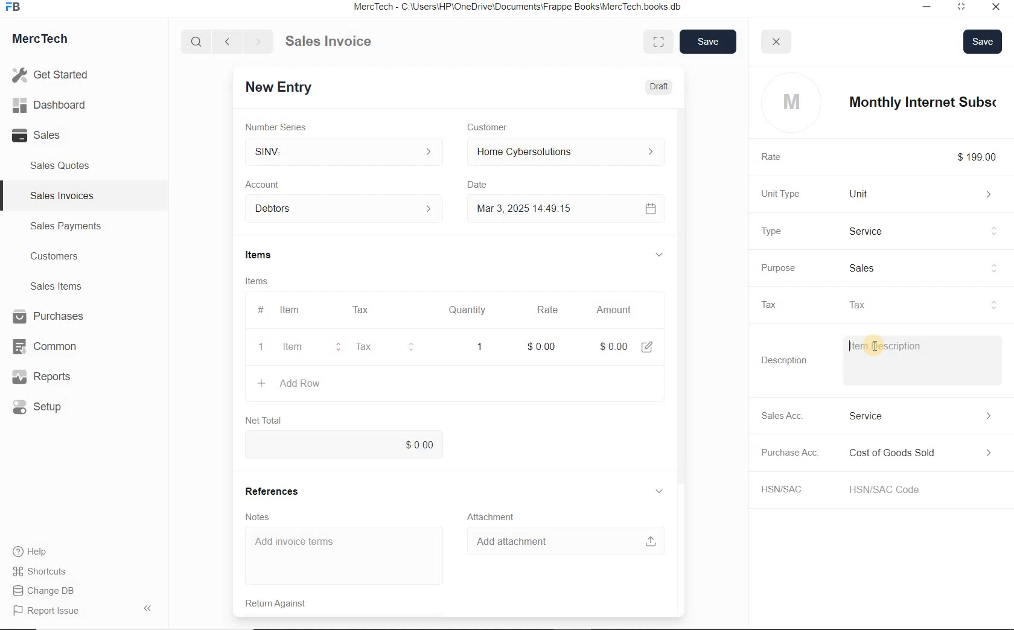  What do you see at coordinates (660, 42) in the screenshot?
I see `Toggle between form and full width` at bounding box center [660, 42].